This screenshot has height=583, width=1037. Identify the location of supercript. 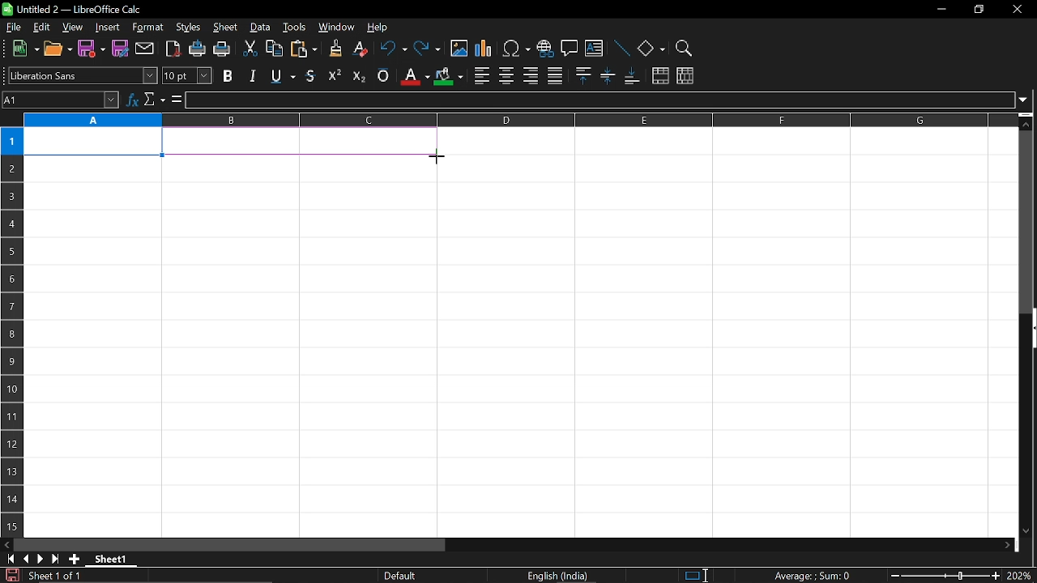
(335, 75).